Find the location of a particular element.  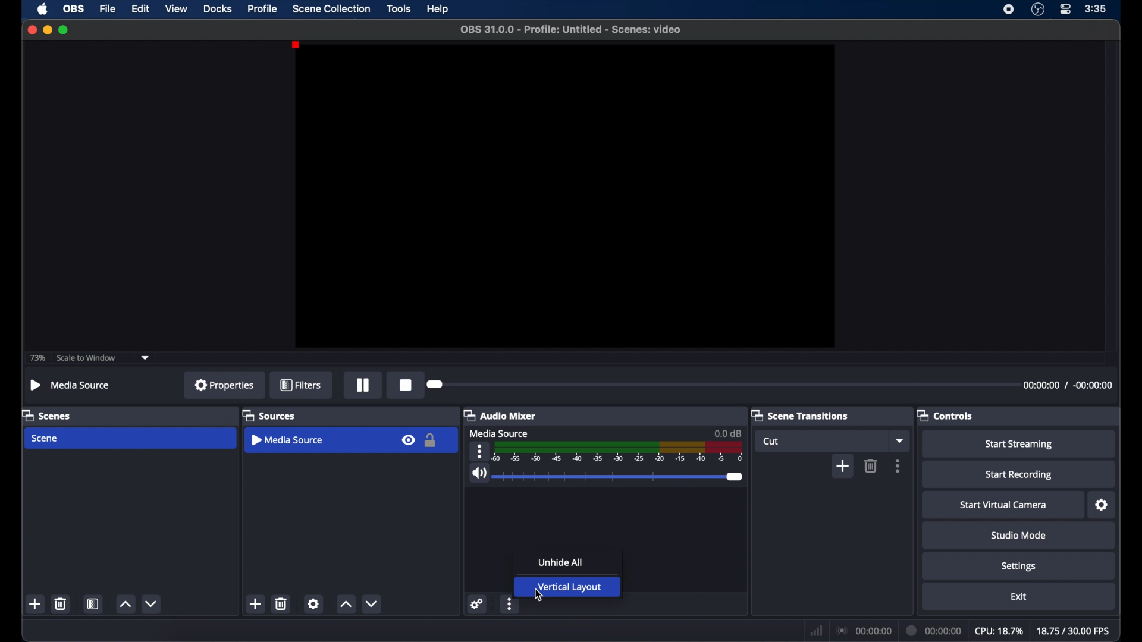

duration is located at coordinates (934, 630).